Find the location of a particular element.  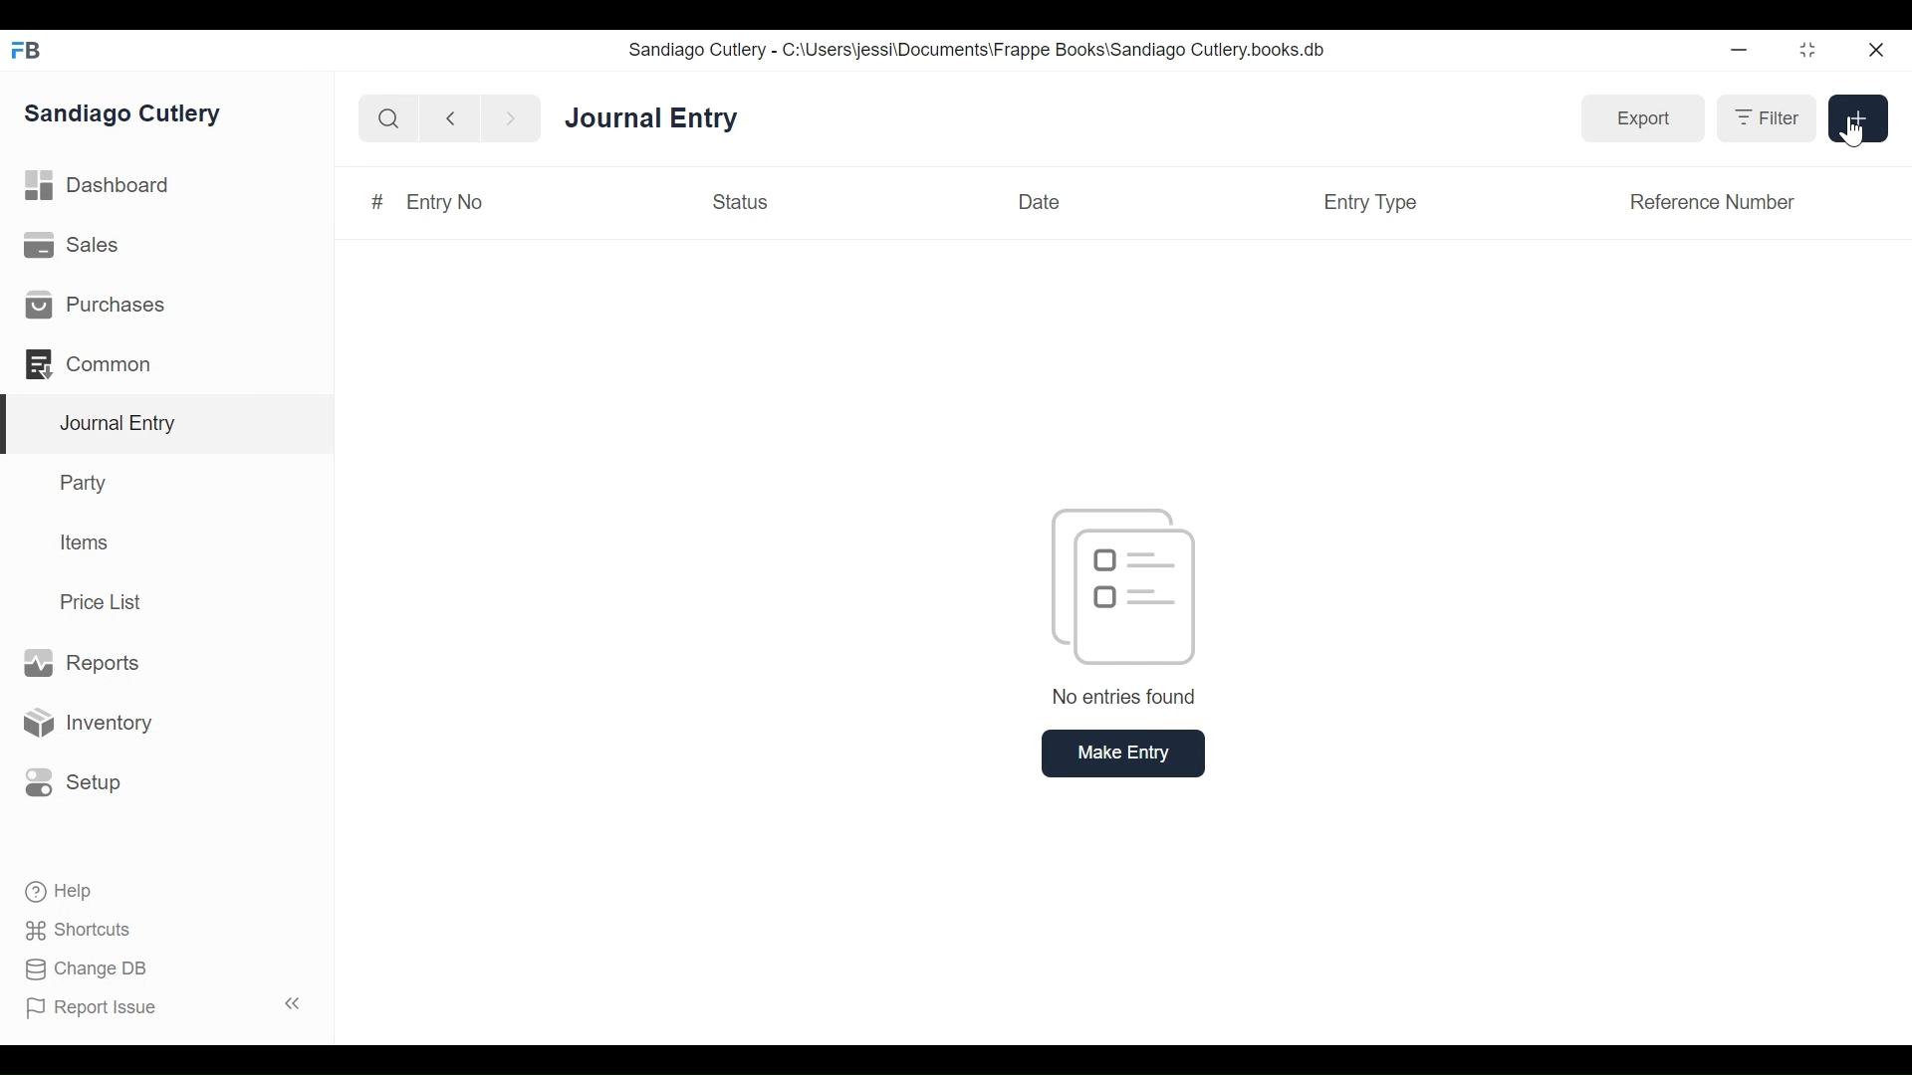

Inventory is located at coordinates (85, 724).